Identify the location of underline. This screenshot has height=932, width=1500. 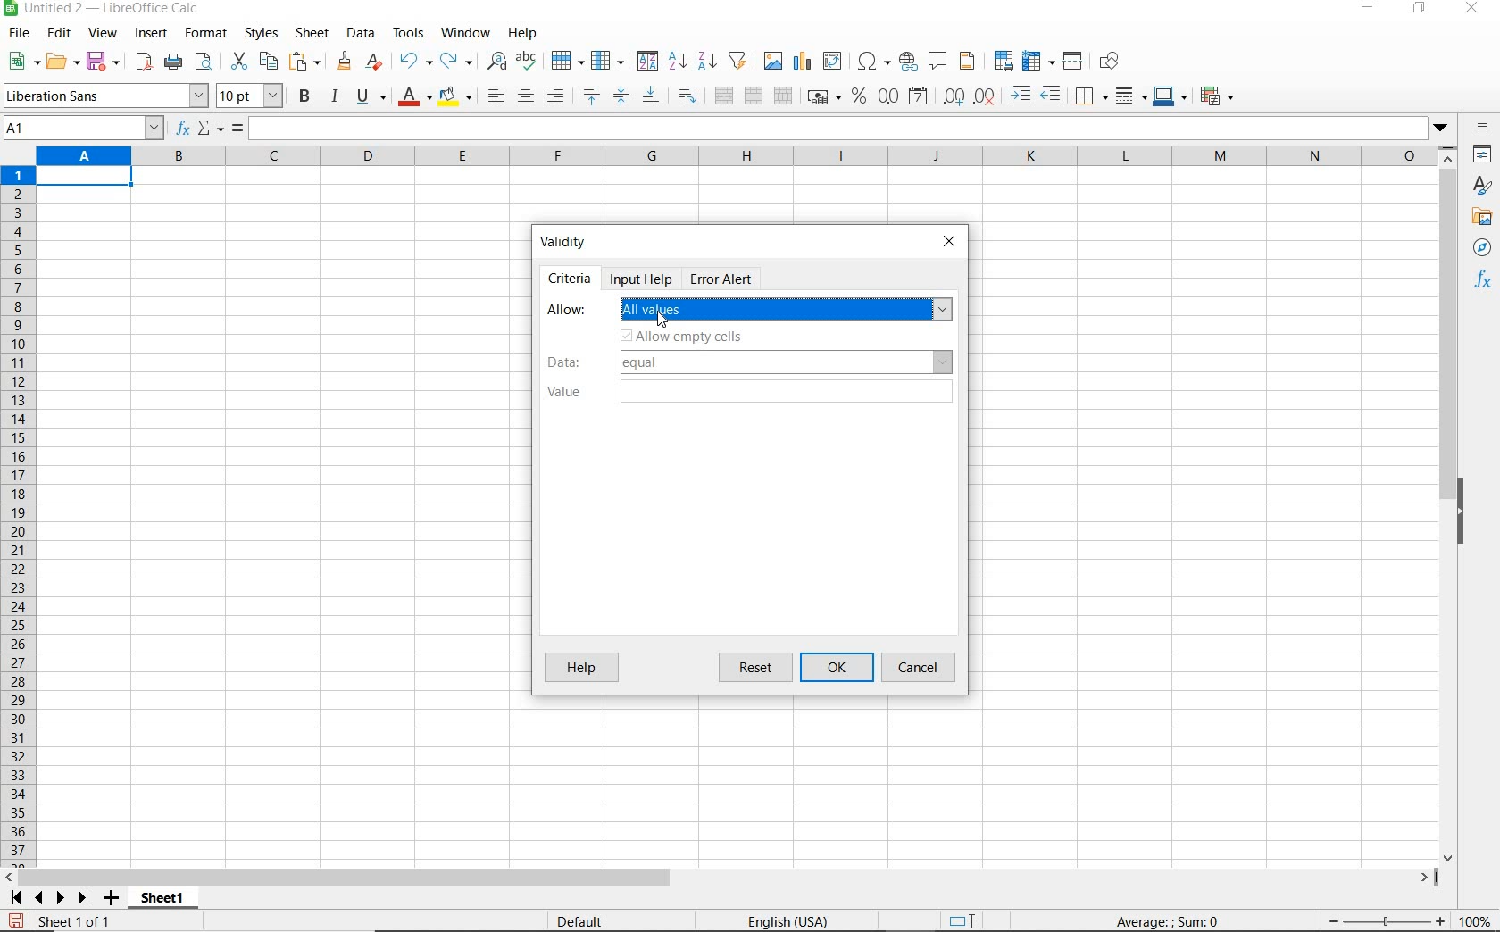
(371, 98).